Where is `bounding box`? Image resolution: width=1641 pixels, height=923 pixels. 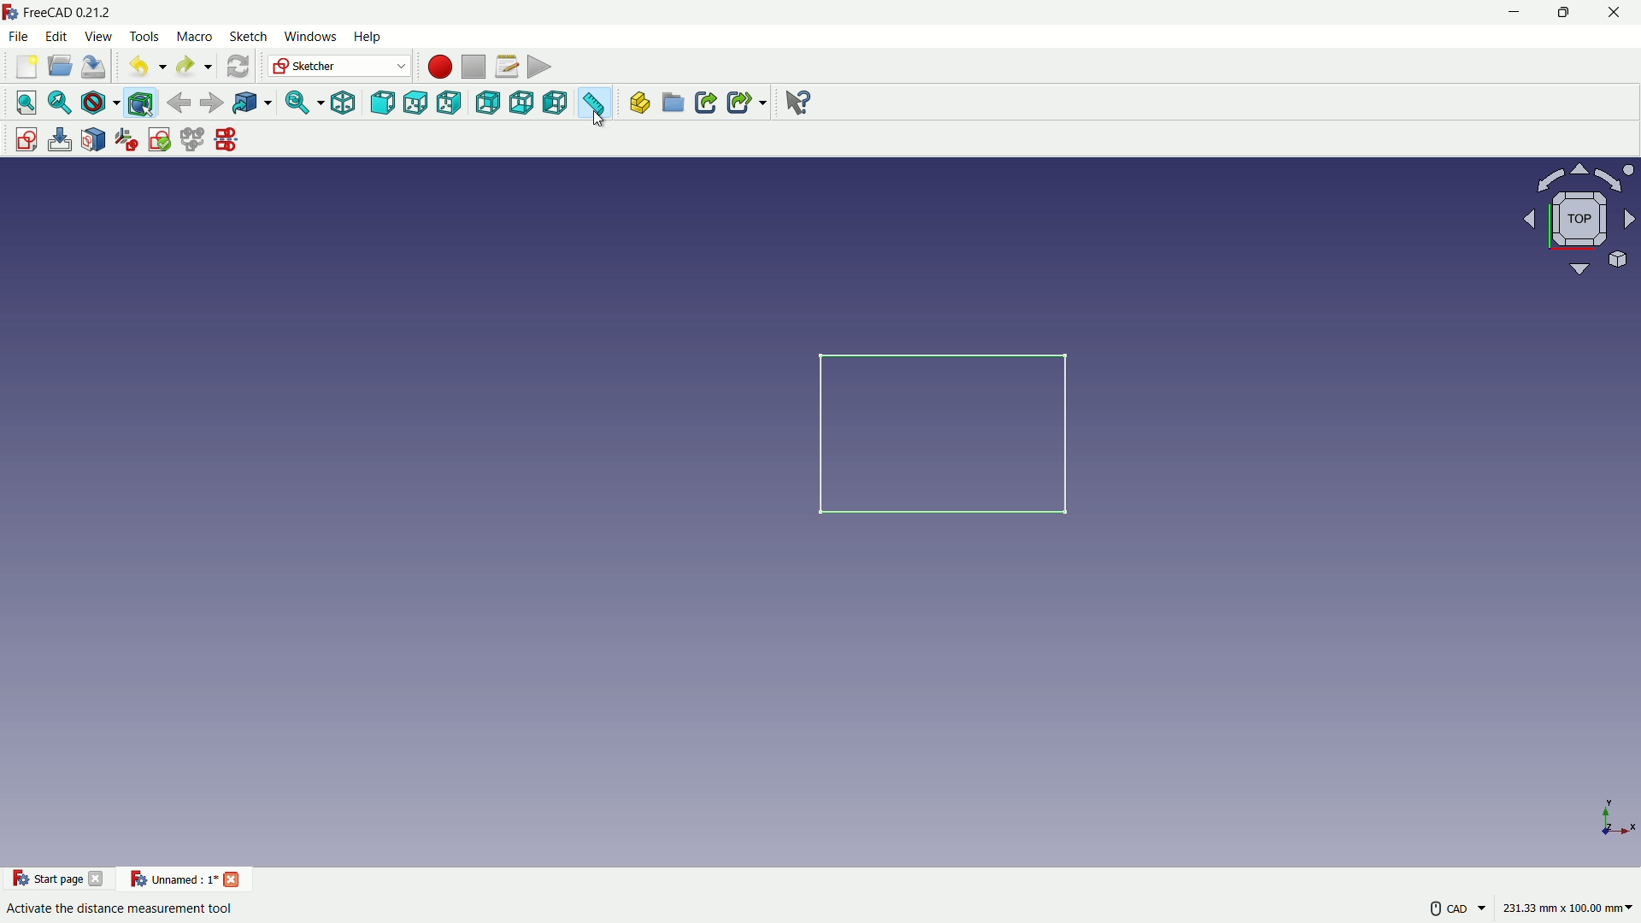 bounding box is located at coordinates (143, 103).